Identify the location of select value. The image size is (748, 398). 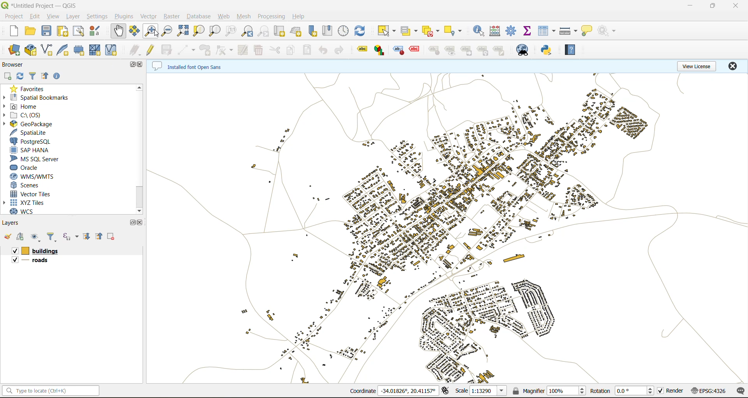
(409, 32).